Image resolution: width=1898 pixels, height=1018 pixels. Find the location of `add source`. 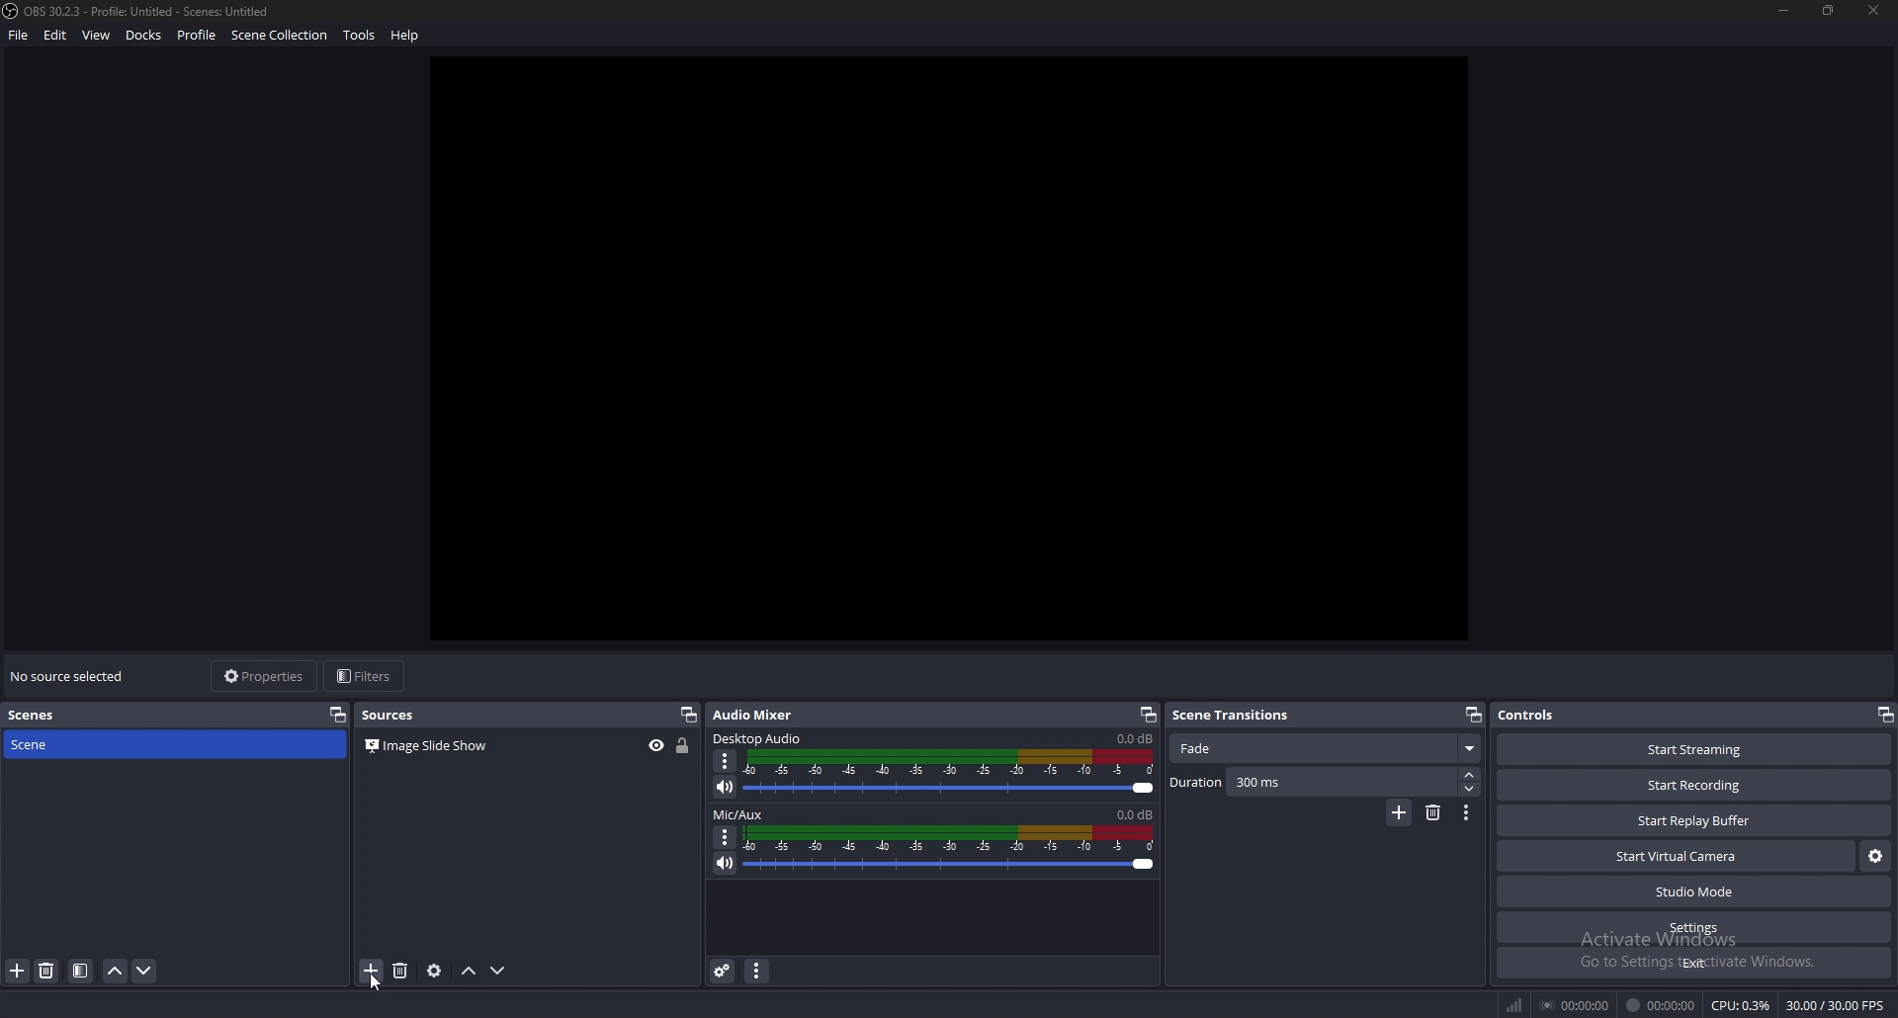

add source is located at coordinates (372, 970).